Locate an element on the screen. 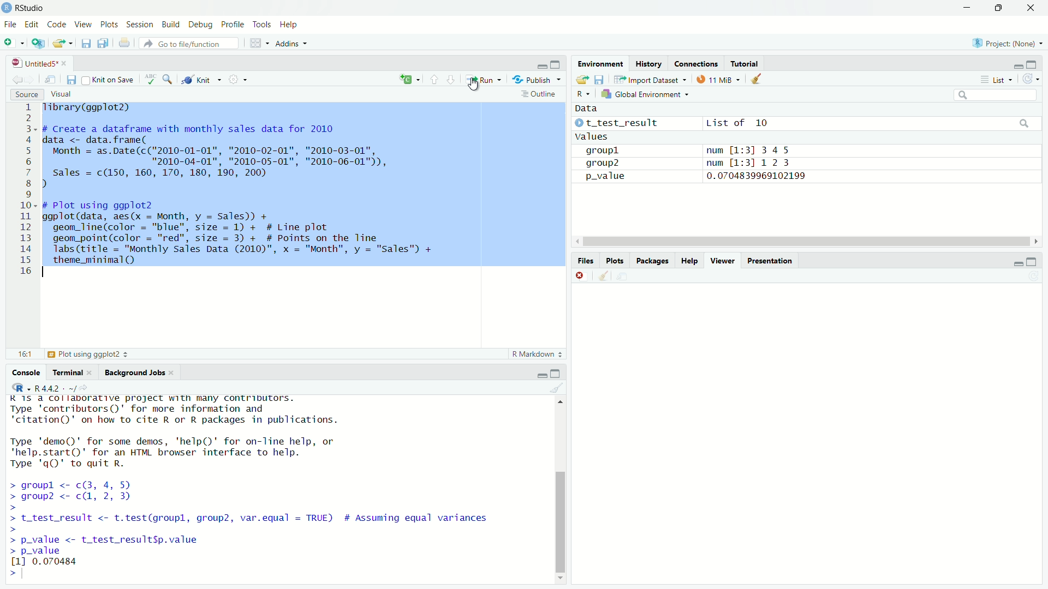 Image resolution: width=1048 pixels, height=589 pixels. minimise is located at coordinates (1034, 261).